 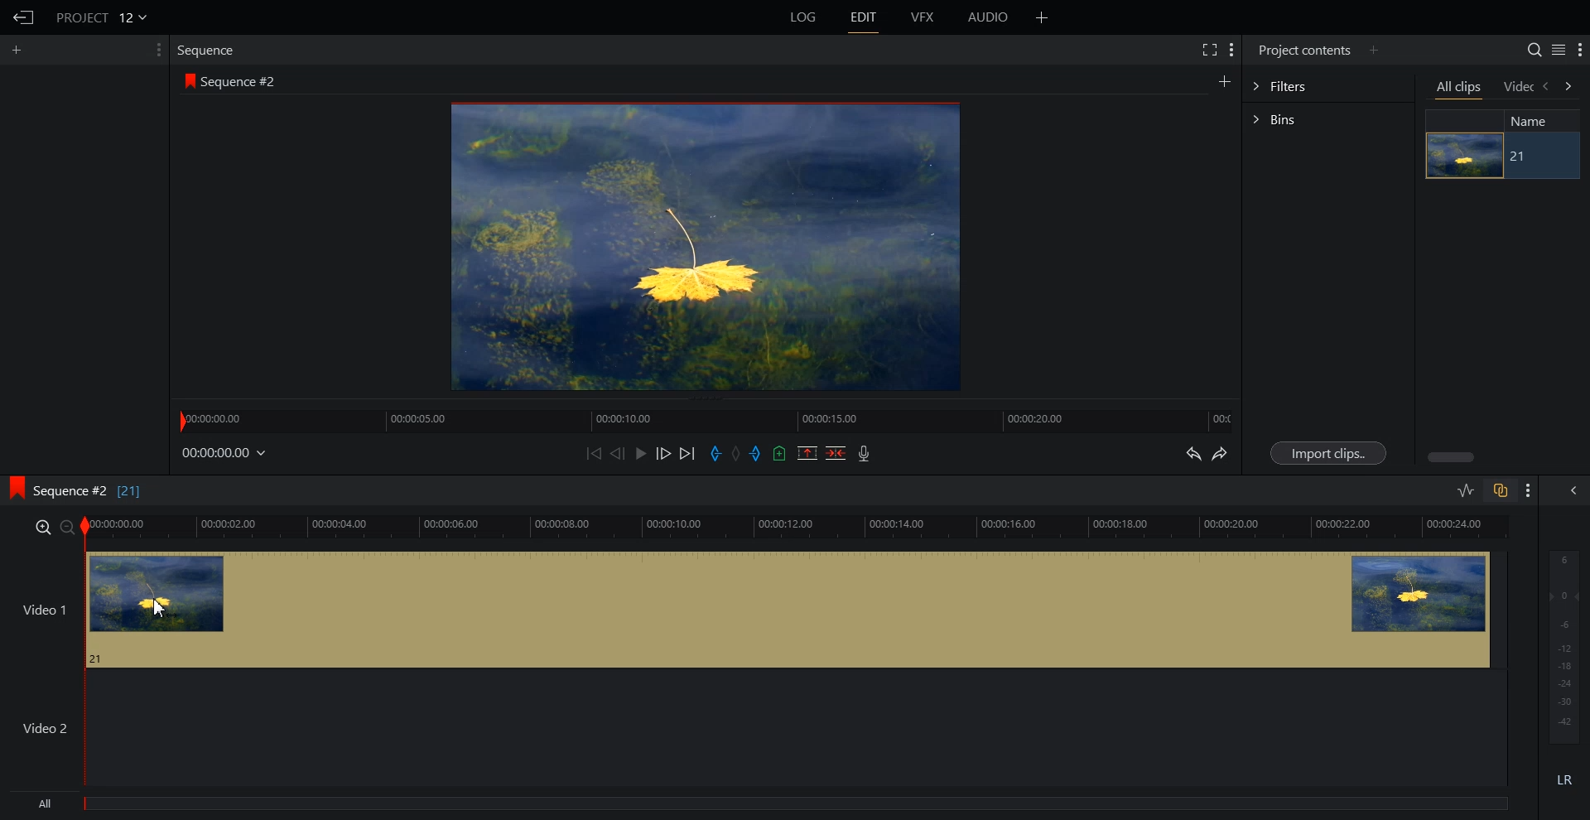 What do you see at coordinates (1467, 490) in the screenshot?
I see `Toggle Audio editing` at bounding box center [1467, 490].